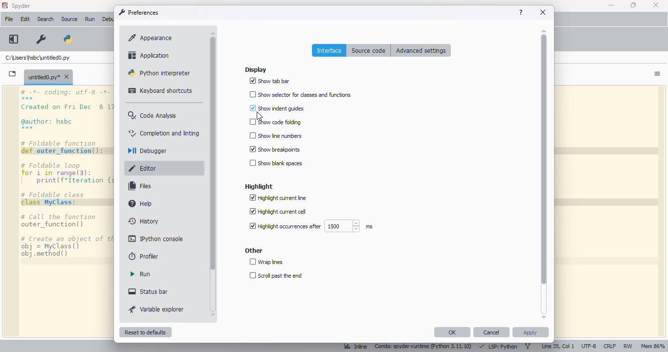 The image size is (668, 352). I want to click on apply, so click(531, 332).